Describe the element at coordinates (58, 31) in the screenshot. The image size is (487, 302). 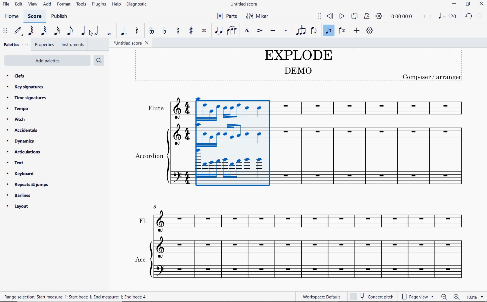
I see `16th note` at that location.